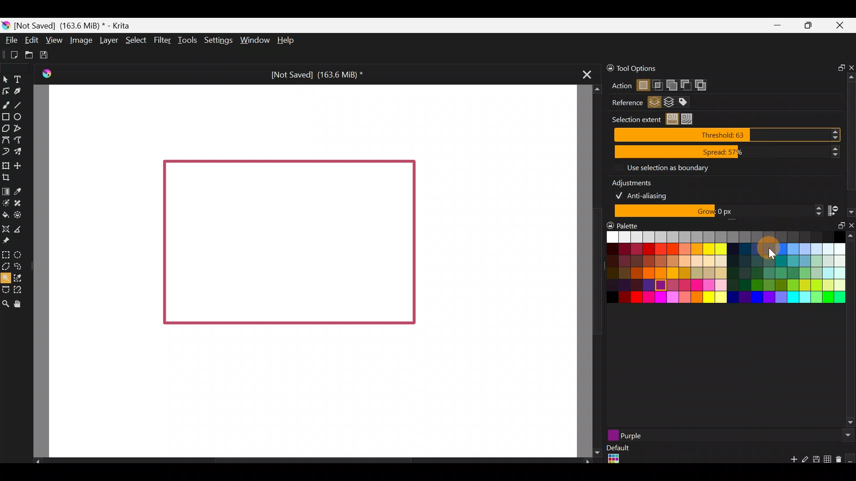  Describe the element at coordinates (624, 225) in the screenshot. I see `Palette` at that location.